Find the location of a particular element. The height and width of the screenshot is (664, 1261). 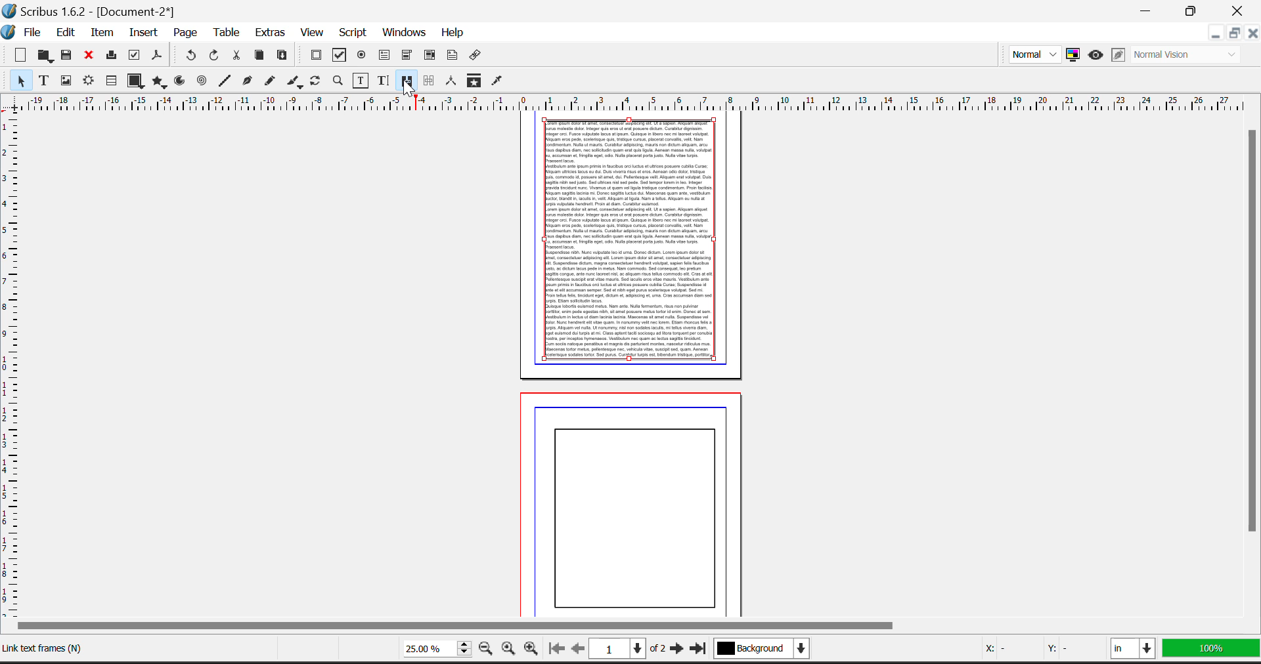

Minimize is located at coordinates (1233, 35).